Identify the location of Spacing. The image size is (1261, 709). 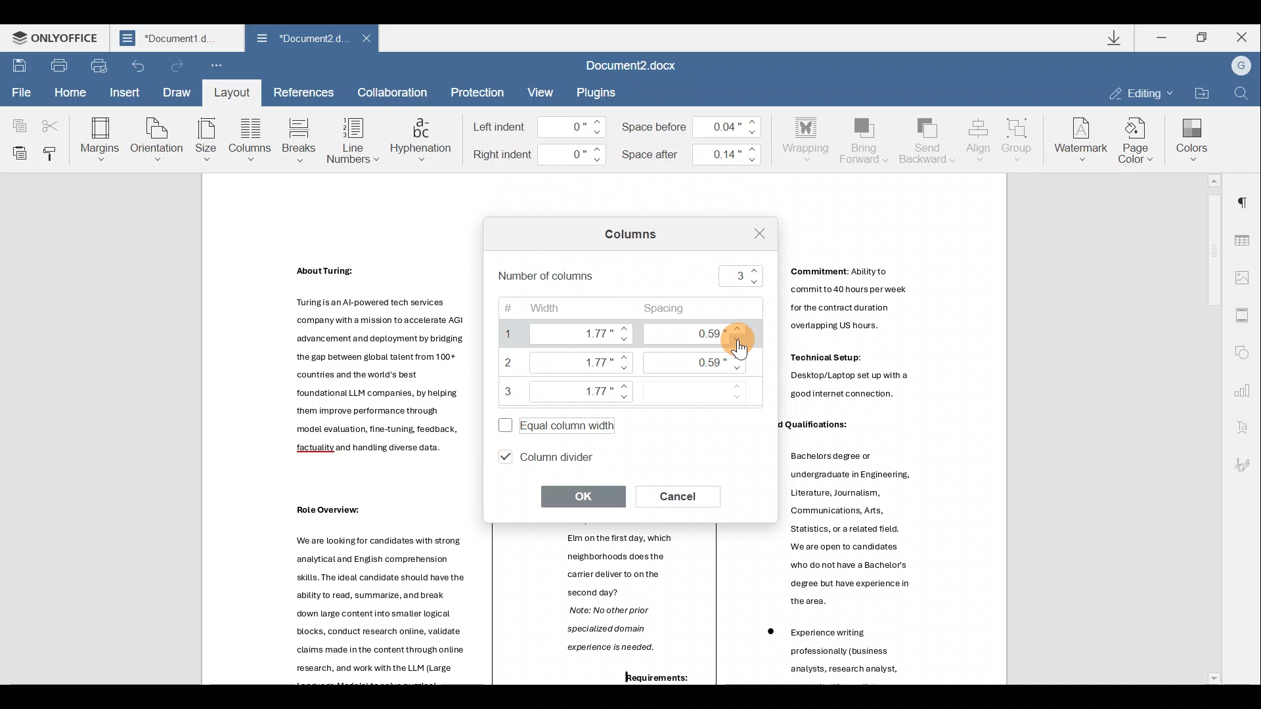
(702, 357).